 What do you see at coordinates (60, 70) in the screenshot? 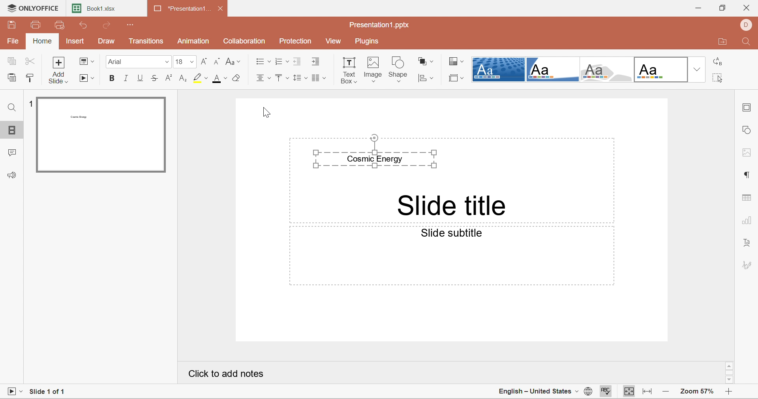
I see `Add slide` at bounding box center [60, 70].